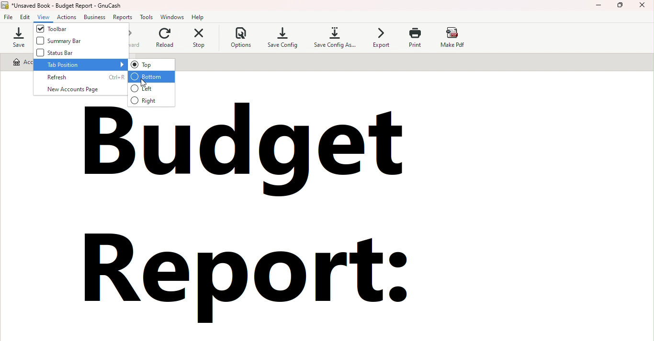 The width and height of the screenshot is (654, 341). Describe the element at coordinates (598, 7) in the screenshot. I see `Minimize` at that location.